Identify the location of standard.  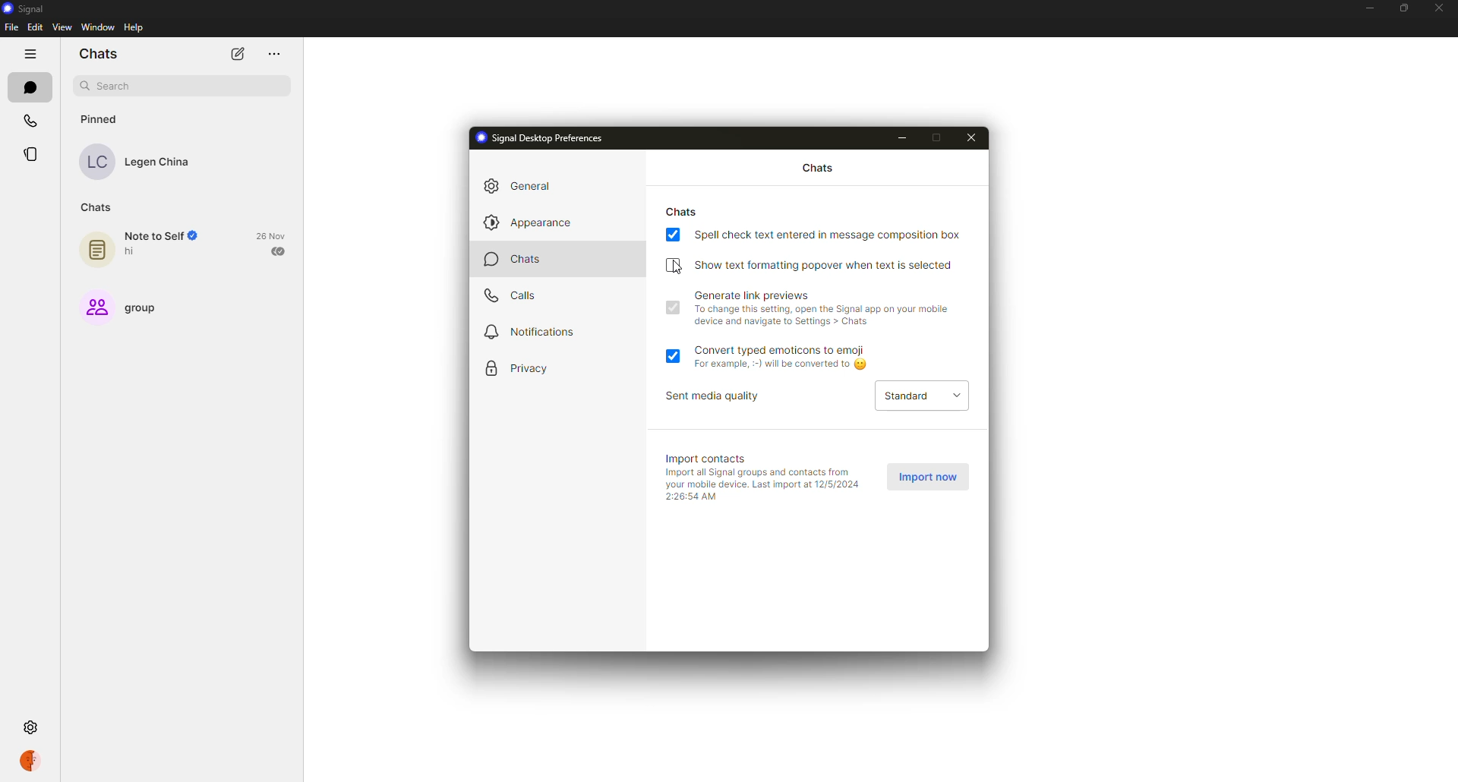
(921, 395).